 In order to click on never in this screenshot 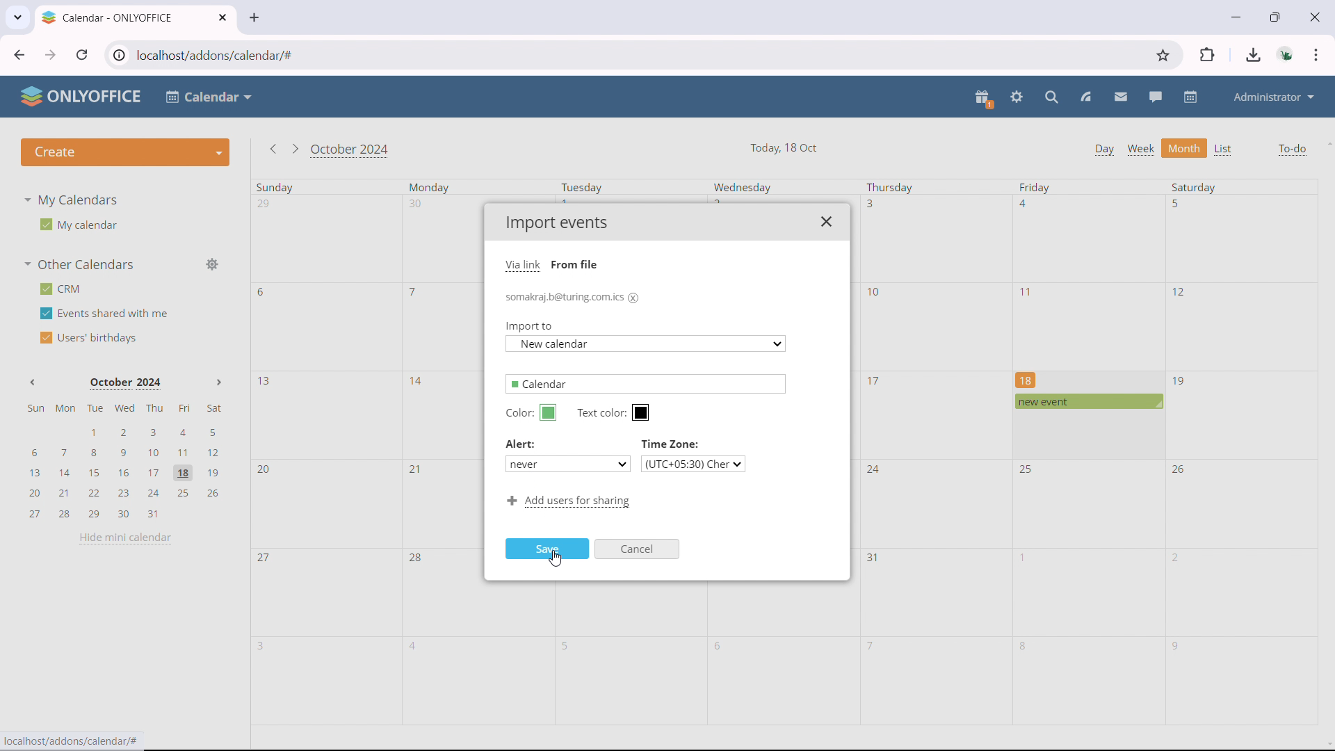, I will do `click(567, 465)`.